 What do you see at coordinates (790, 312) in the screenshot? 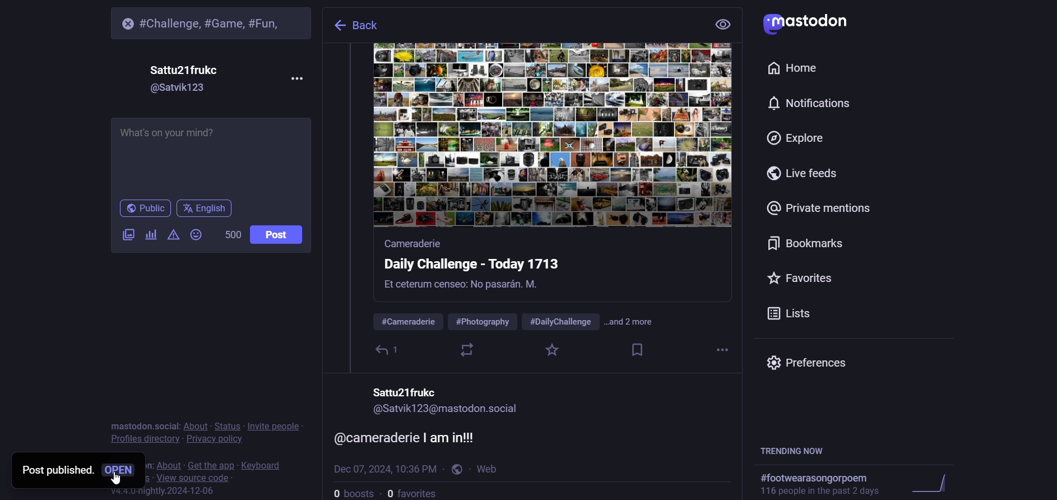
I see `lists` at bounding box center [790, 312].